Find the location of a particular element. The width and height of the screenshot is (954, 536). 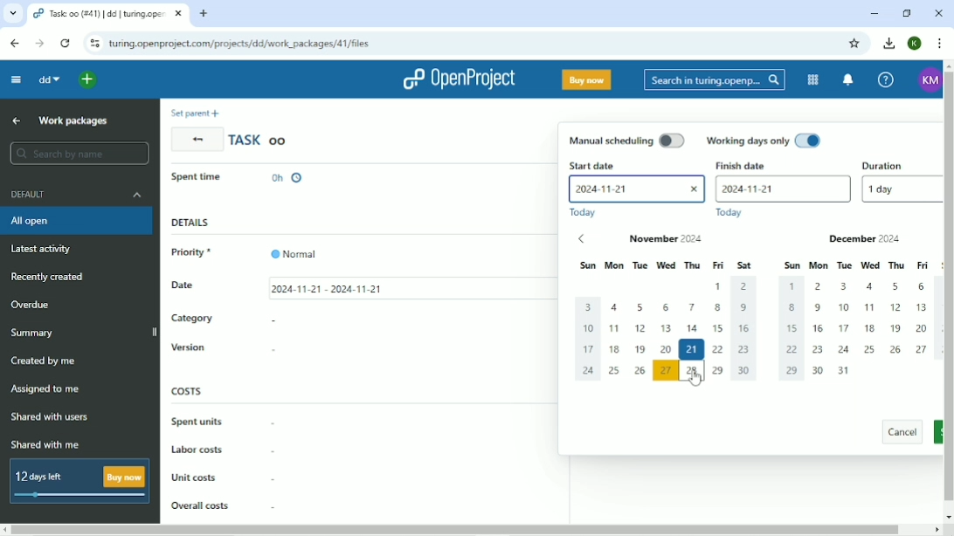

Today is located at coordinates (732, 213).